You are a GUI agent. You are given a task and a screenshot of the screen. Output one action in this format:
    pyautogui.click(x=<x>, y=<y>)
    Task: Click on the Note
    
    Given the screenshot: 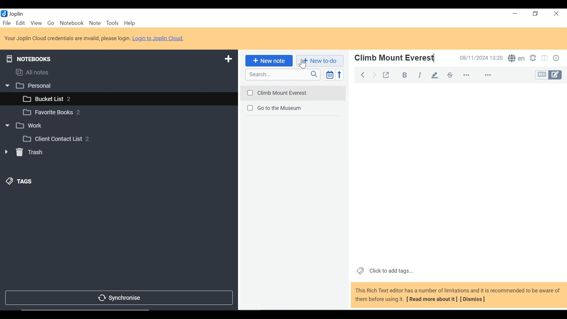 What is the action you would take?
    pyautogui.click(x=95, y=23)
    